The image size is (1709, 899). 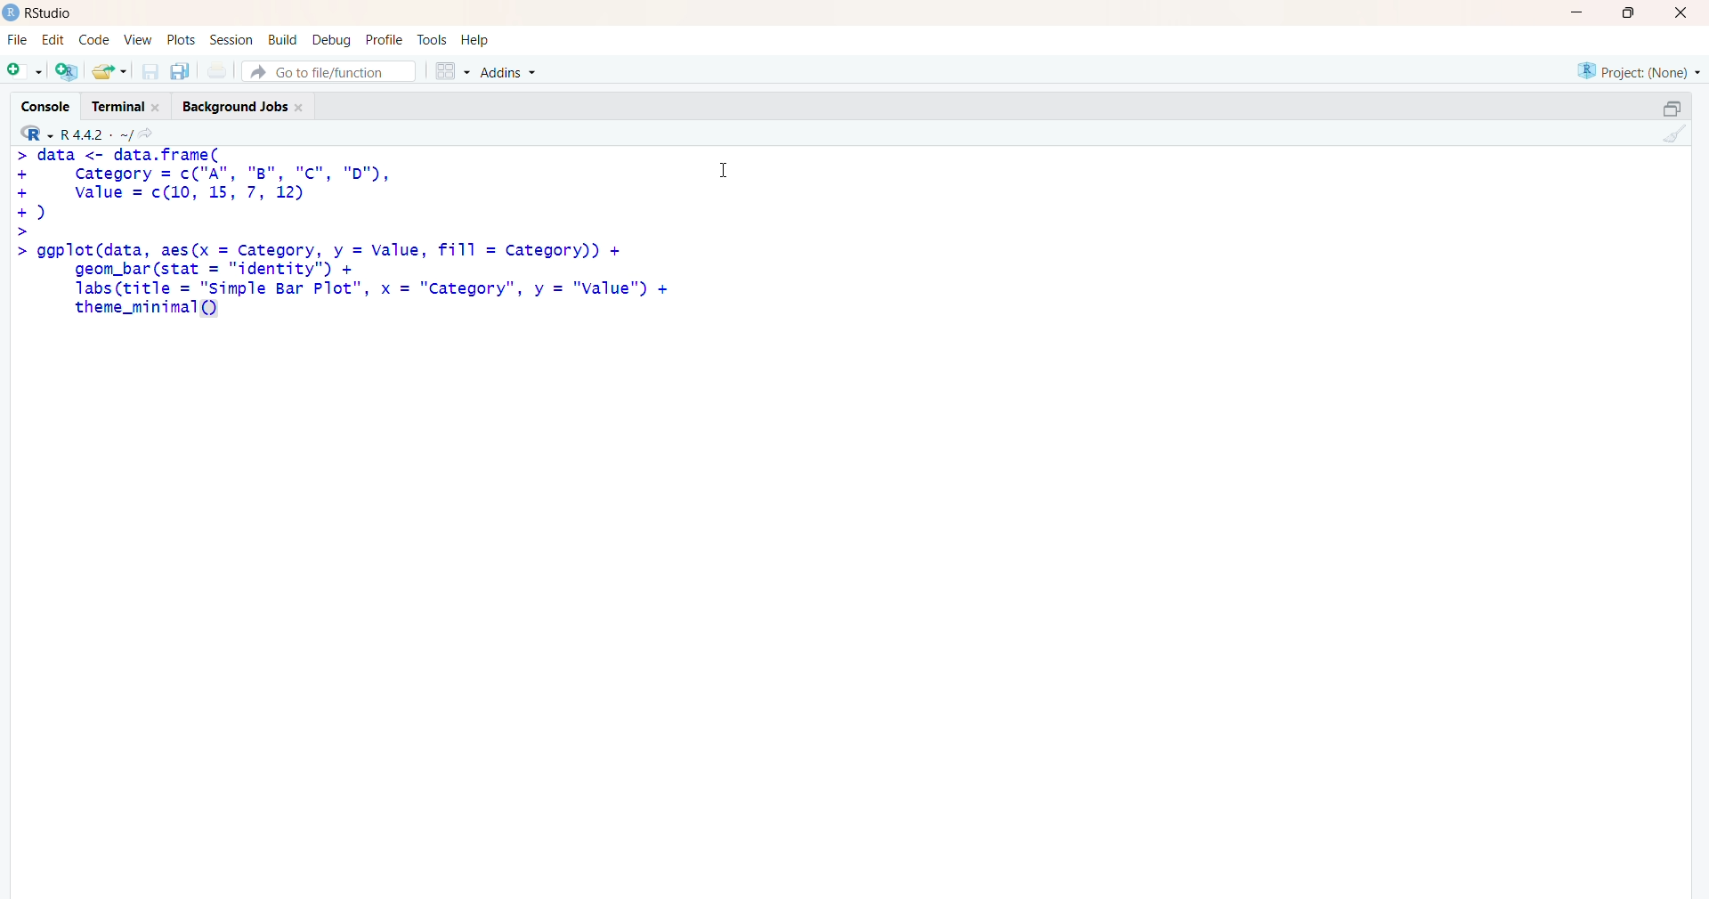 What do you see at coordinates (512, 73) in the screenshot?
I see `Addins` at bounding box center [512, 73].